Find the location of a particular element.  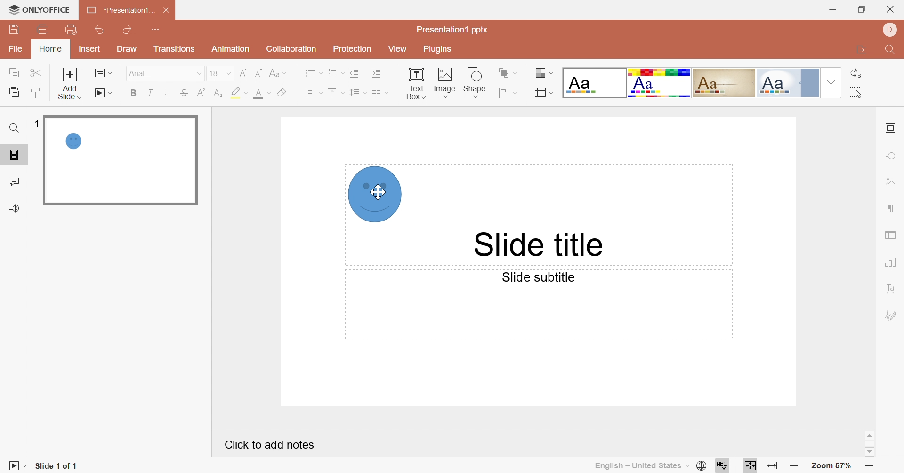

Collaboration is located at coordinates (290, 49).